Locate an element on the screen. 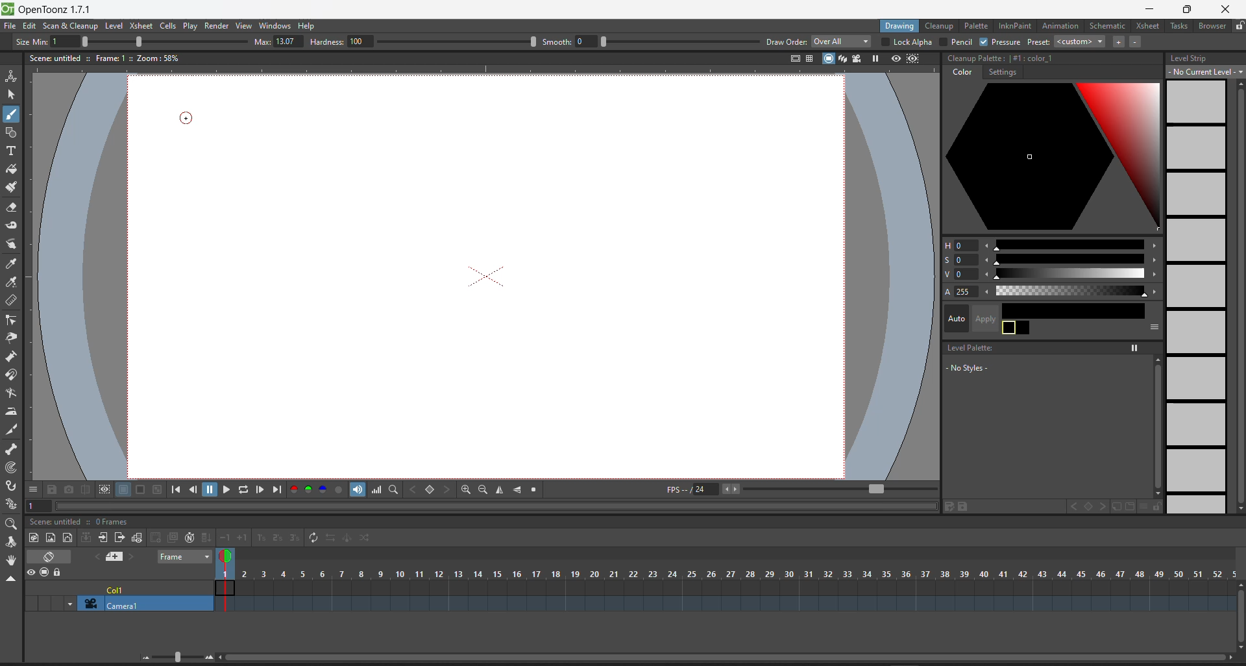 The height and width of the screenshot is (666, 1246). color is located at coordinates (962, 72).